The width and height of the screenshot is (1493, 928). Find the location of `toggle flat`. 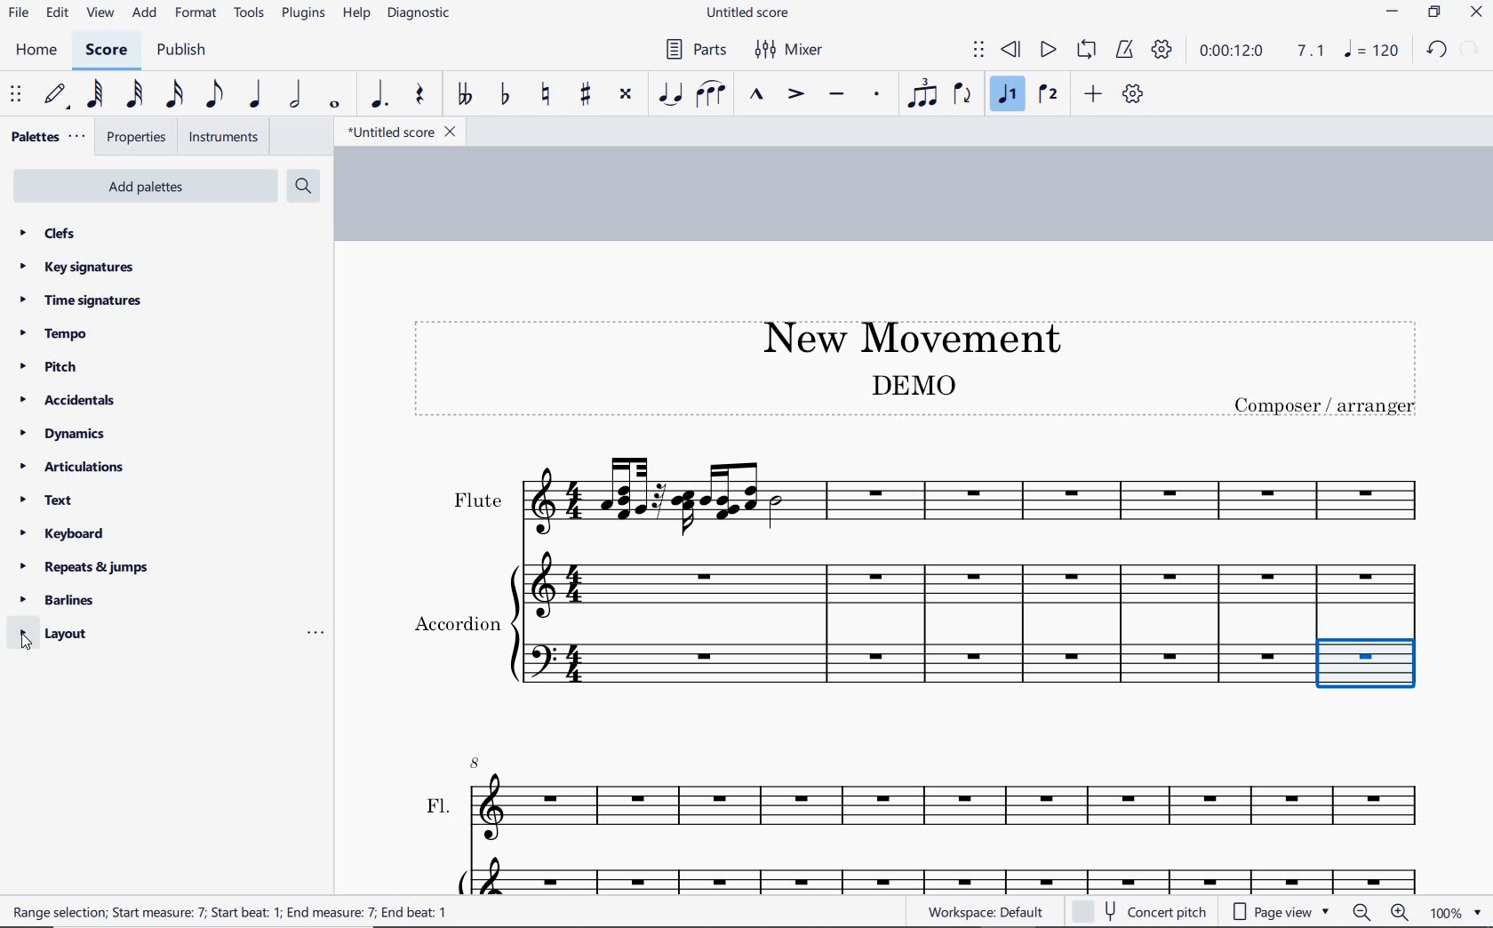

toggle flat is located at coordinates (503, 95).